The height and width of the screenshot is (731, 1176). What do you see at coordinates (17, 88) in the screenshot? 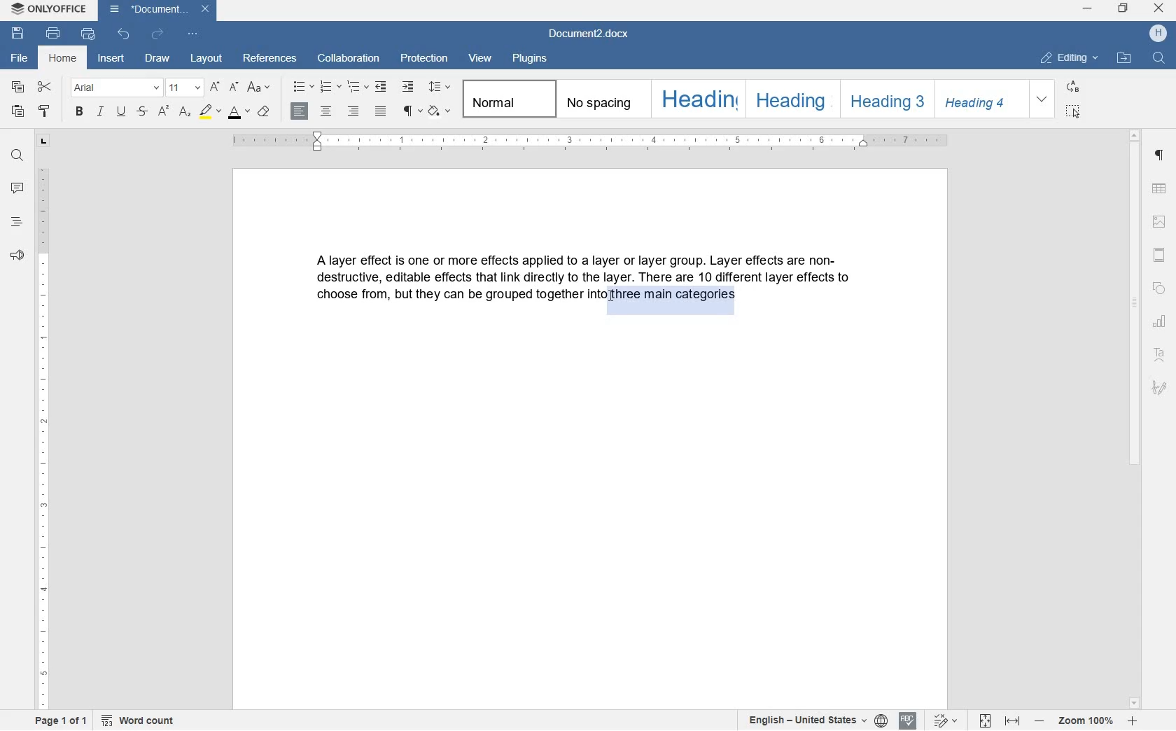
I see `copy` at bounding box center [17, 88].